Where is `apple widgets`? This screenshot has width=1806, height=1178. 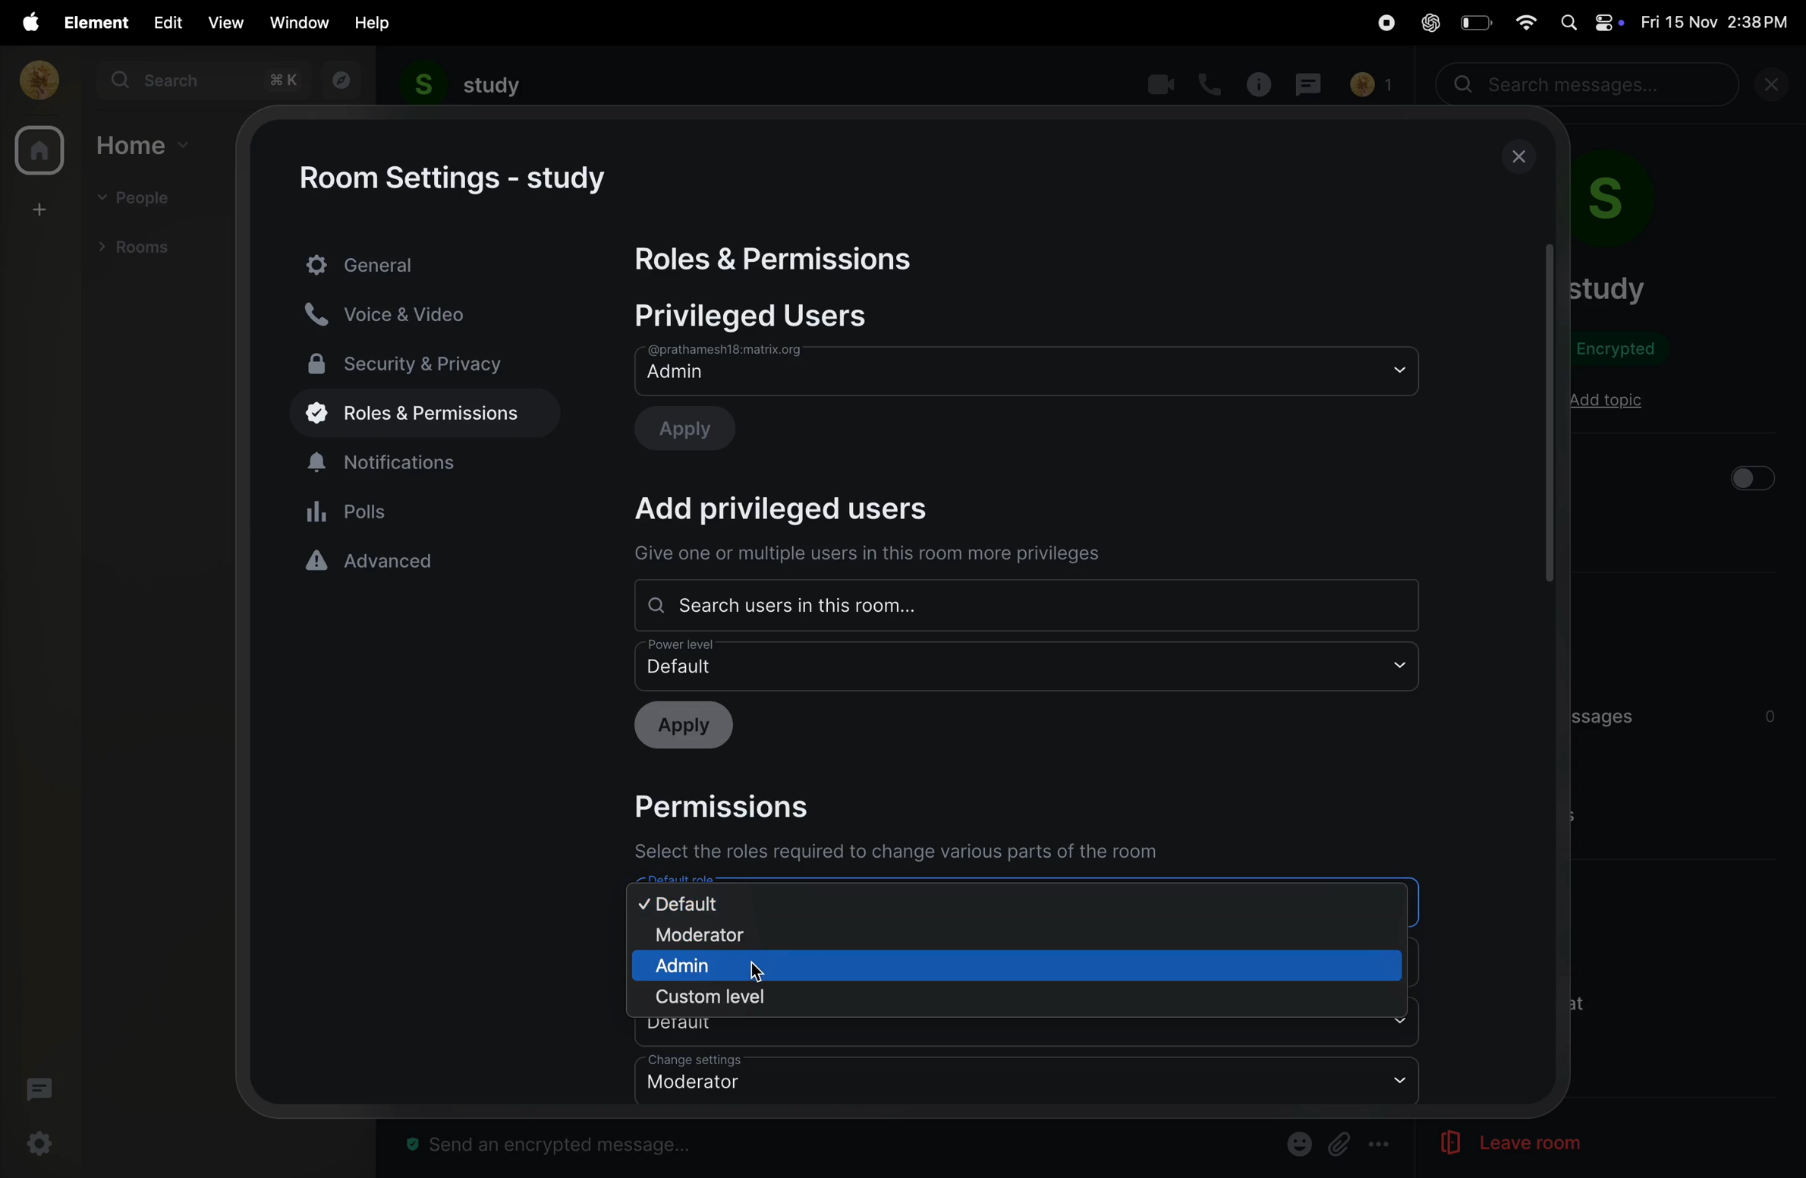 apple widgets is located at coordinates (1590, 21).